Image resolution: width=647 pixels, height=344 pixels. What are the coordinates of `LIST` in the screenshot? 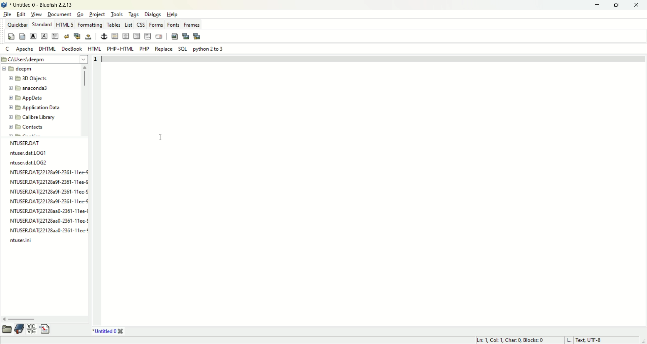 It's located at (129, 25).